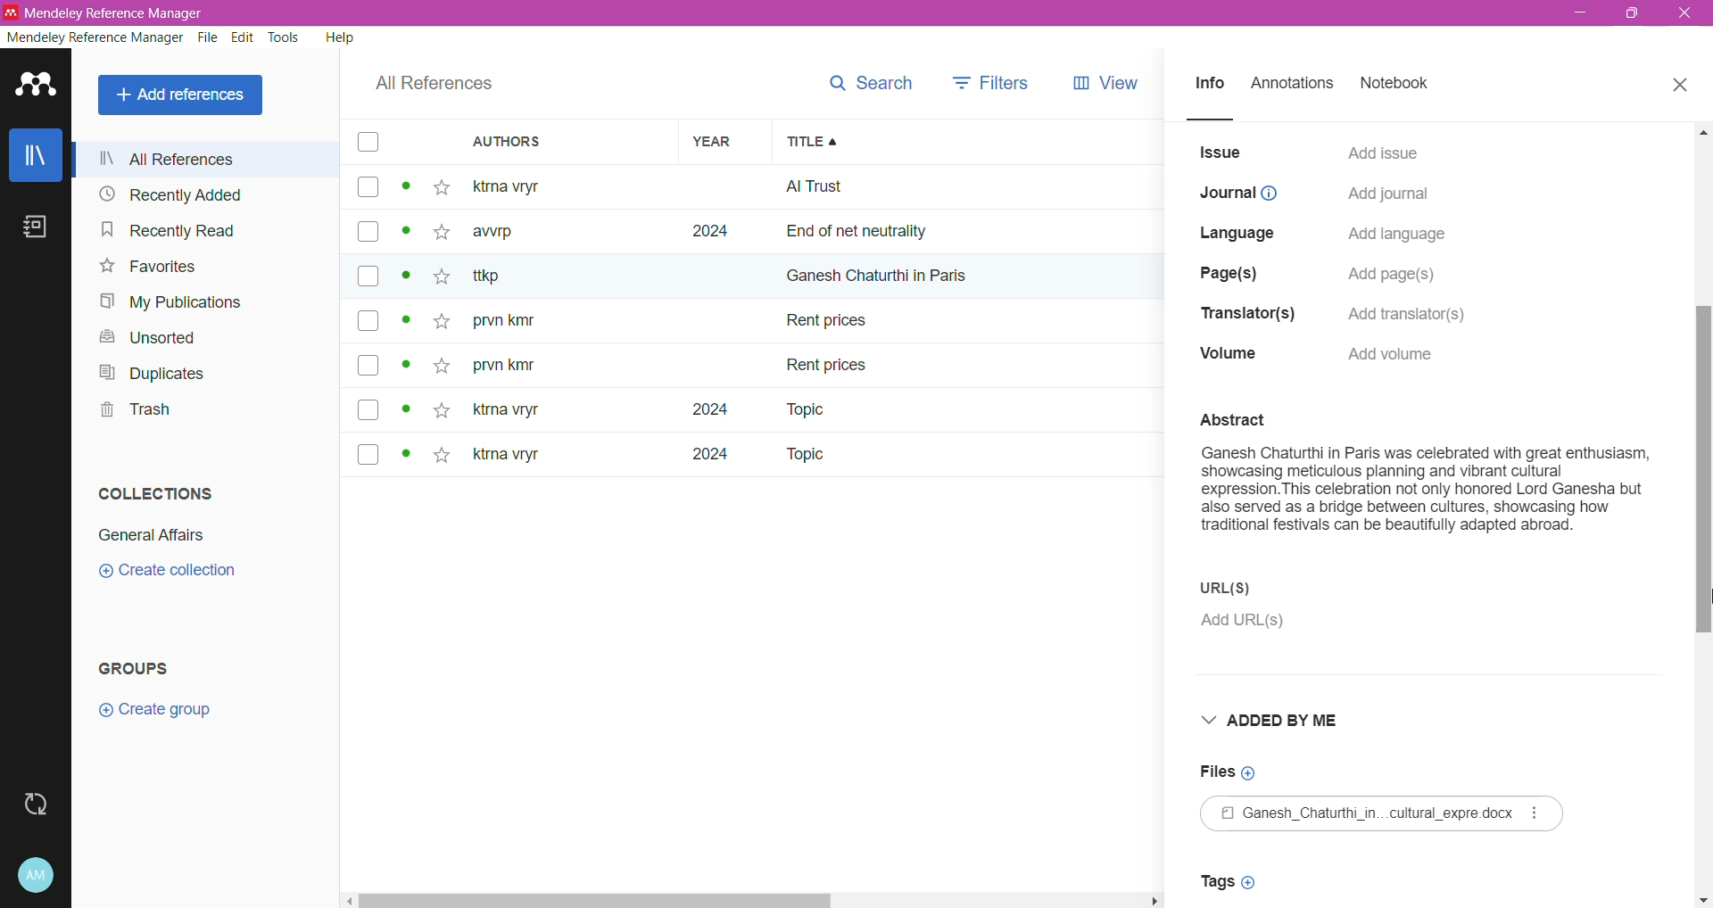 This screenshot has height=908, width=1713. What do you see at coordinates (169, 231) in the screenshot?
I see `Recently Read` at bounding box center [169, 231].